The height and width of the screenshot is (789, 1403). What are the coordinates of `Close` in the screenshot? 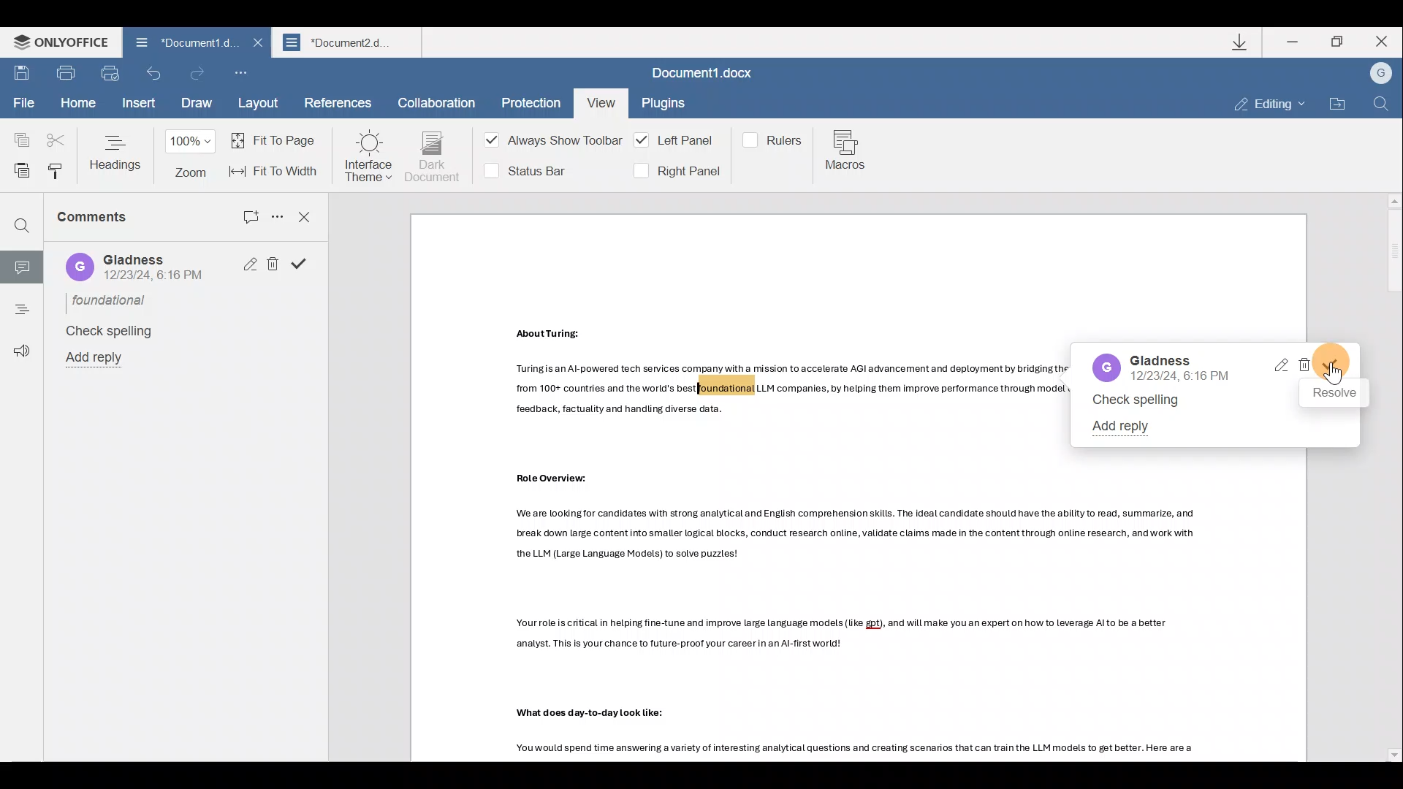 It's located at (255, 47).